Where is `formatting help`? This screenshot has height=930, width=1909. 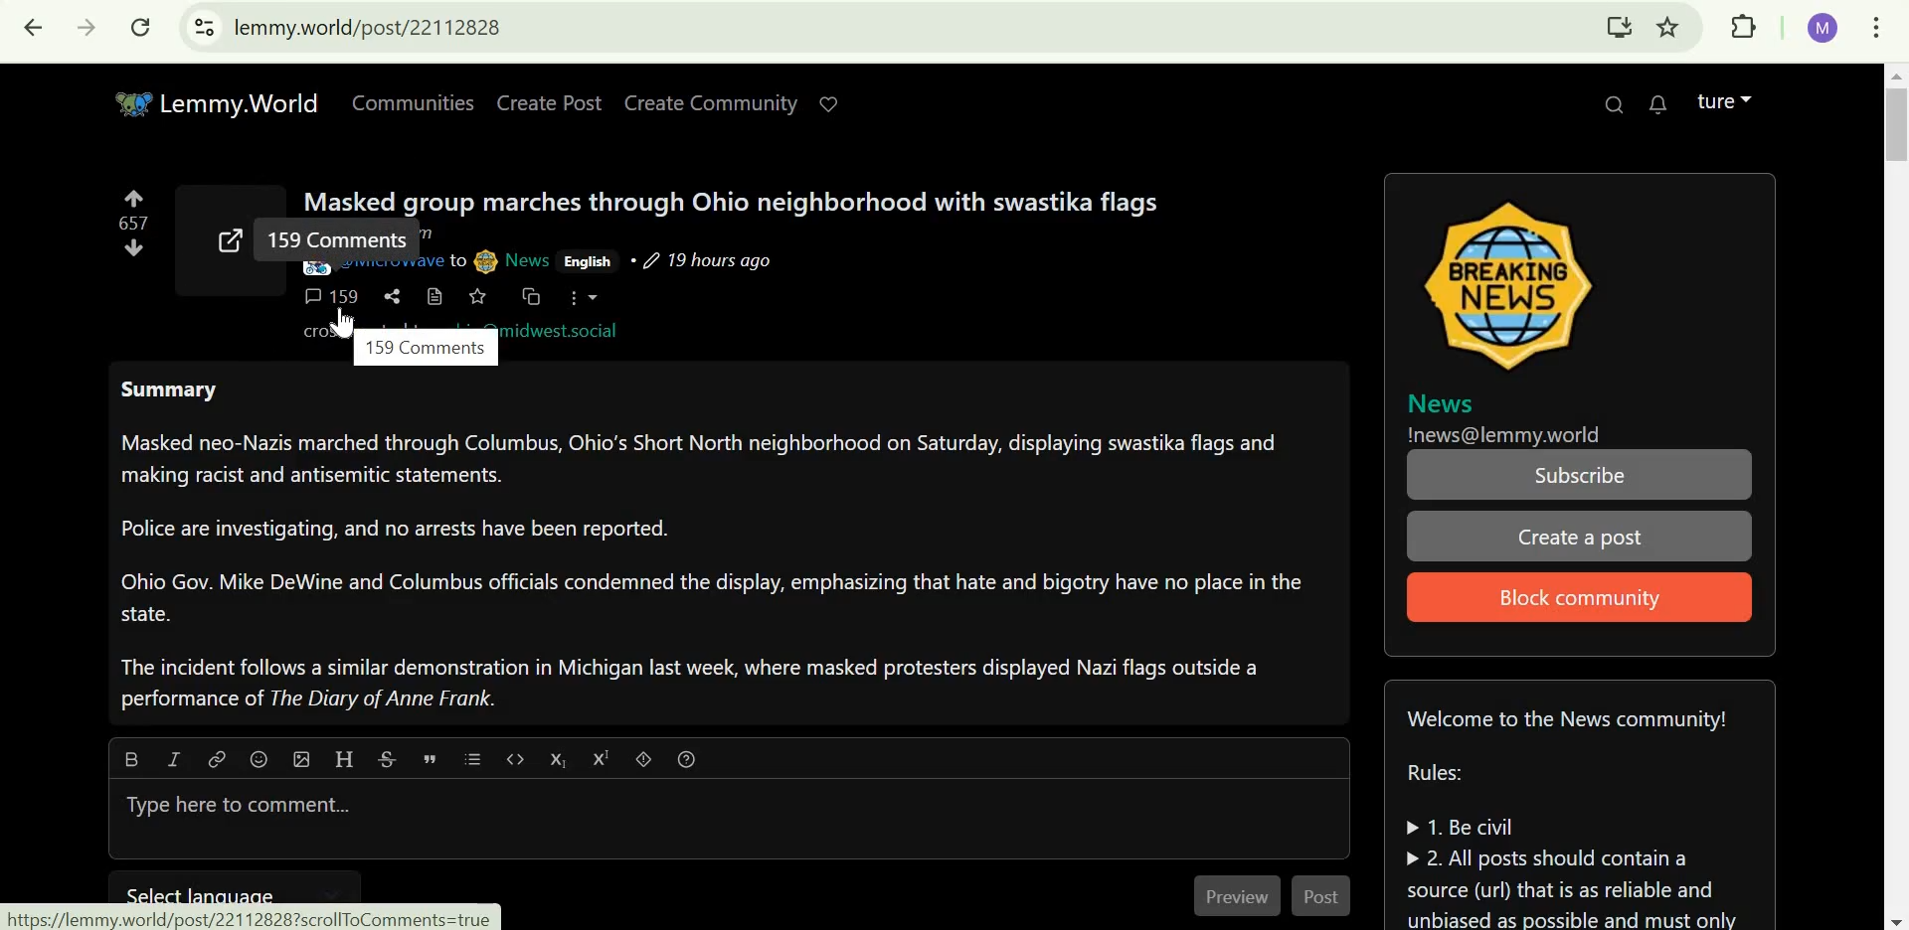
formatting help is located at coordinates (688, 760).